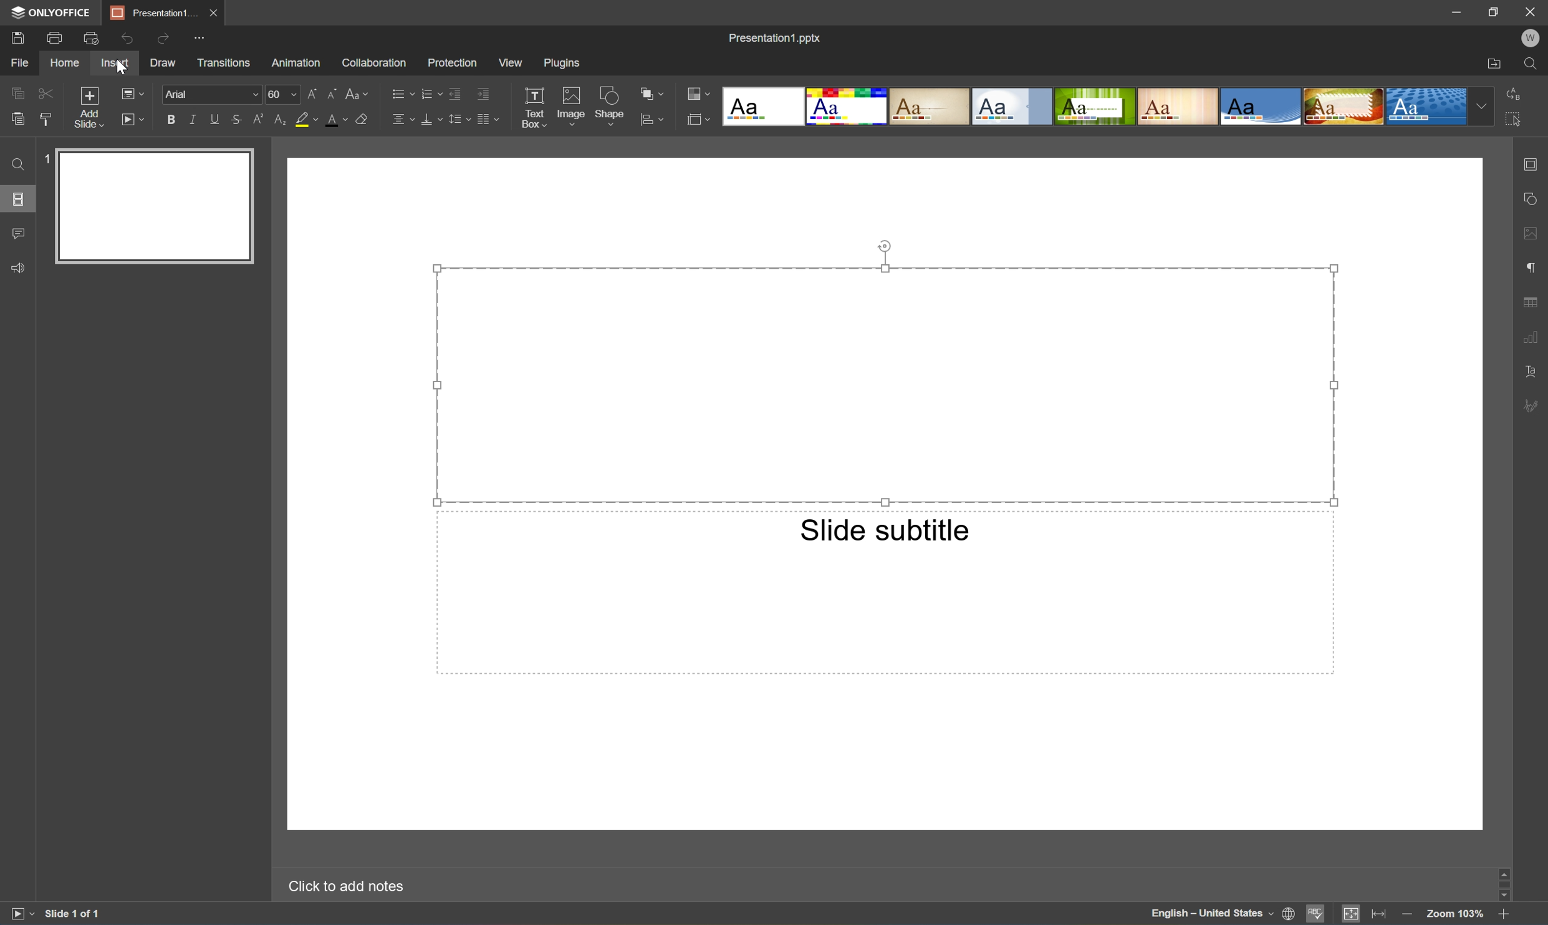 The height and width of the screenshot is (925, 1548). What do you see at coordinates (181, 92) in the screenshot?
I see `Font` at bounding box center [181, 92].